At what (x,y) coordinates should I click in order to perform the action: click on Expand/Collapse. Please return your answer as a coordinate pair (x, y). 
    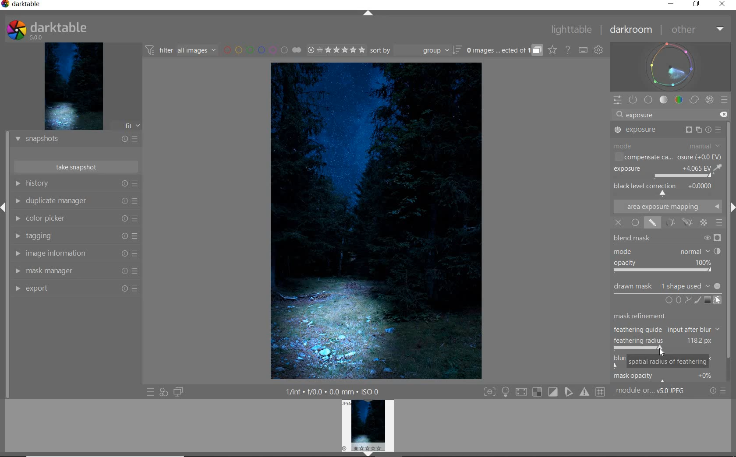
    Looking at the image, I should click on (4, 207).